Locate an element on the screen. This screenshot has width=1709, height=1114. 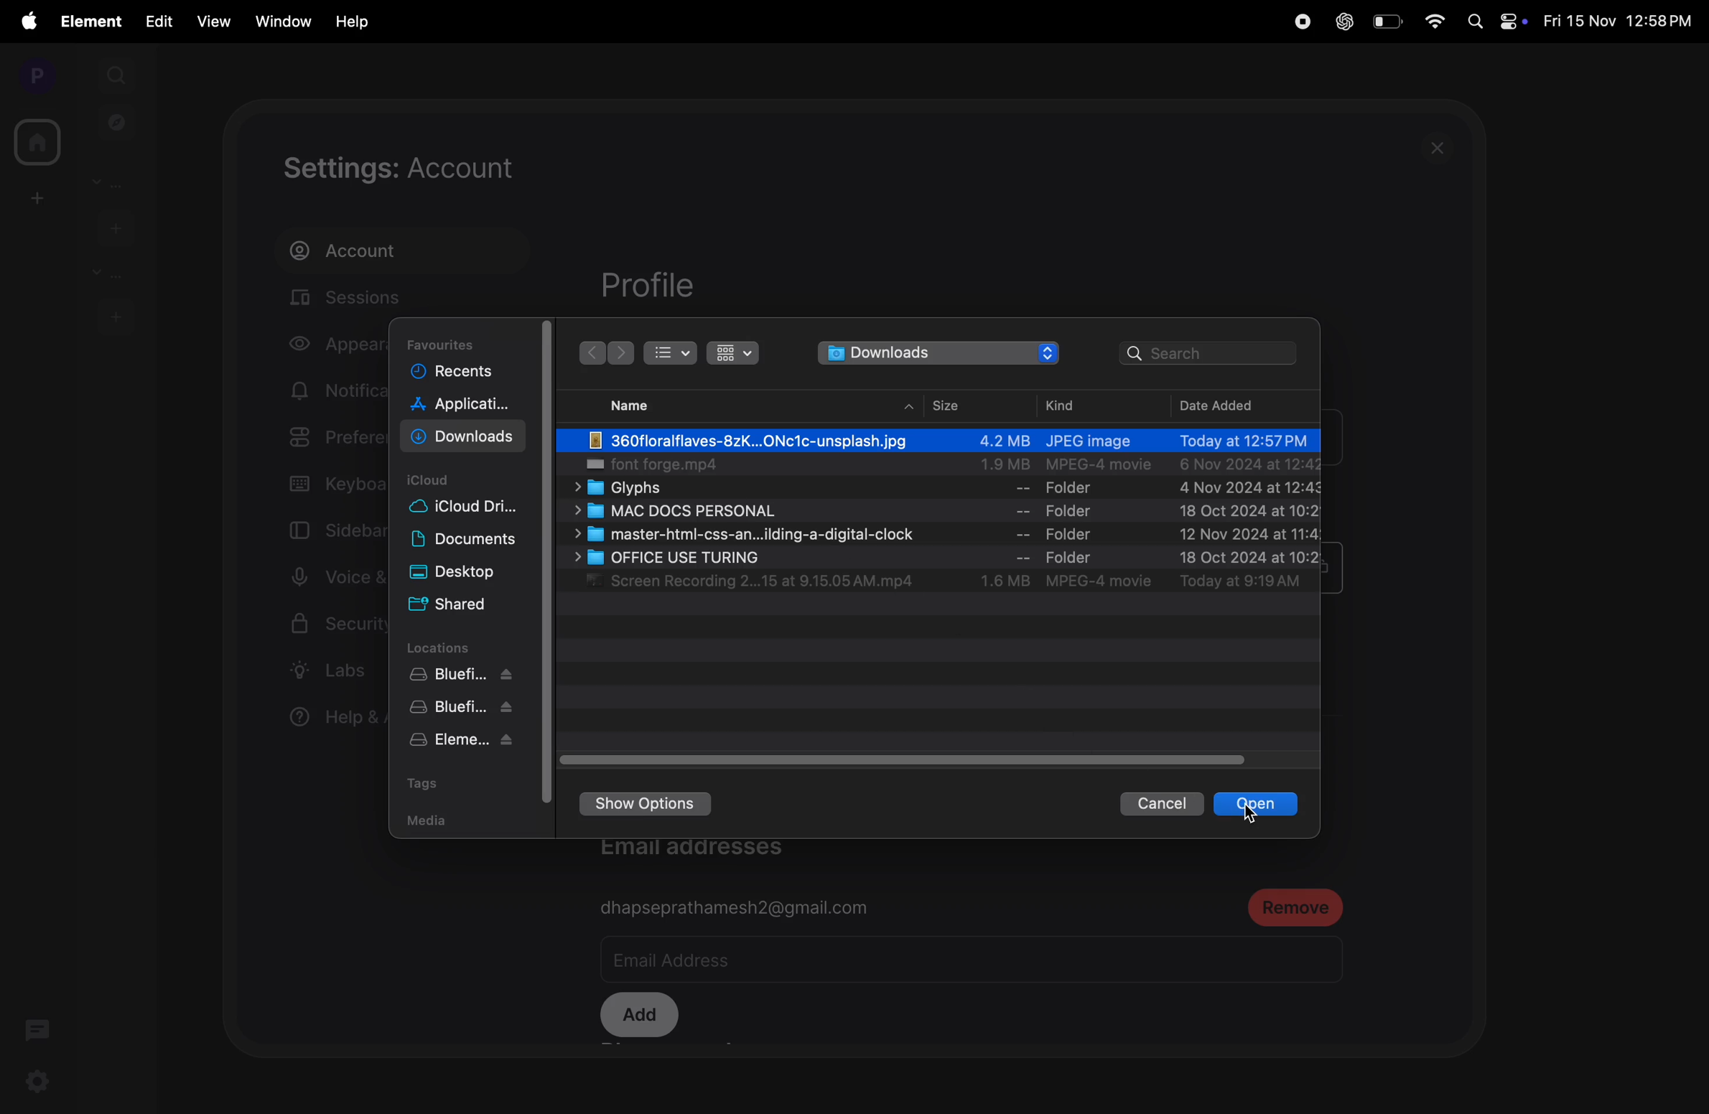
i cloud drive is located at coordinates (470, 508).